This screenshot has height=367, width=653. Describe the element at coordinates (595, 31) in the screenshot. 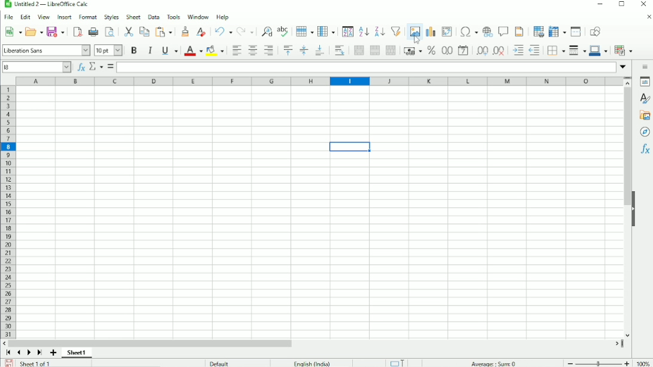

I see `Show draw functions` at that location.